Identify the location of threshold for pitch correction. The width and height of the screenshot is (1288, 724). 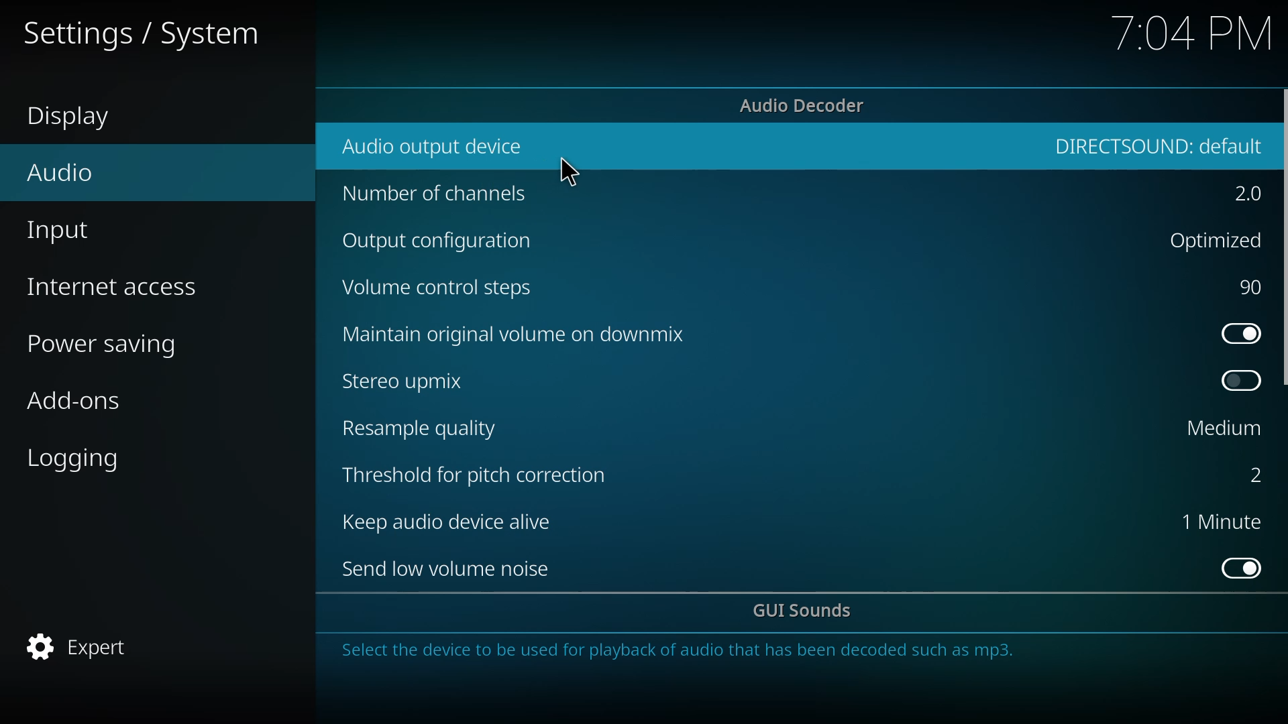
(480, 474).